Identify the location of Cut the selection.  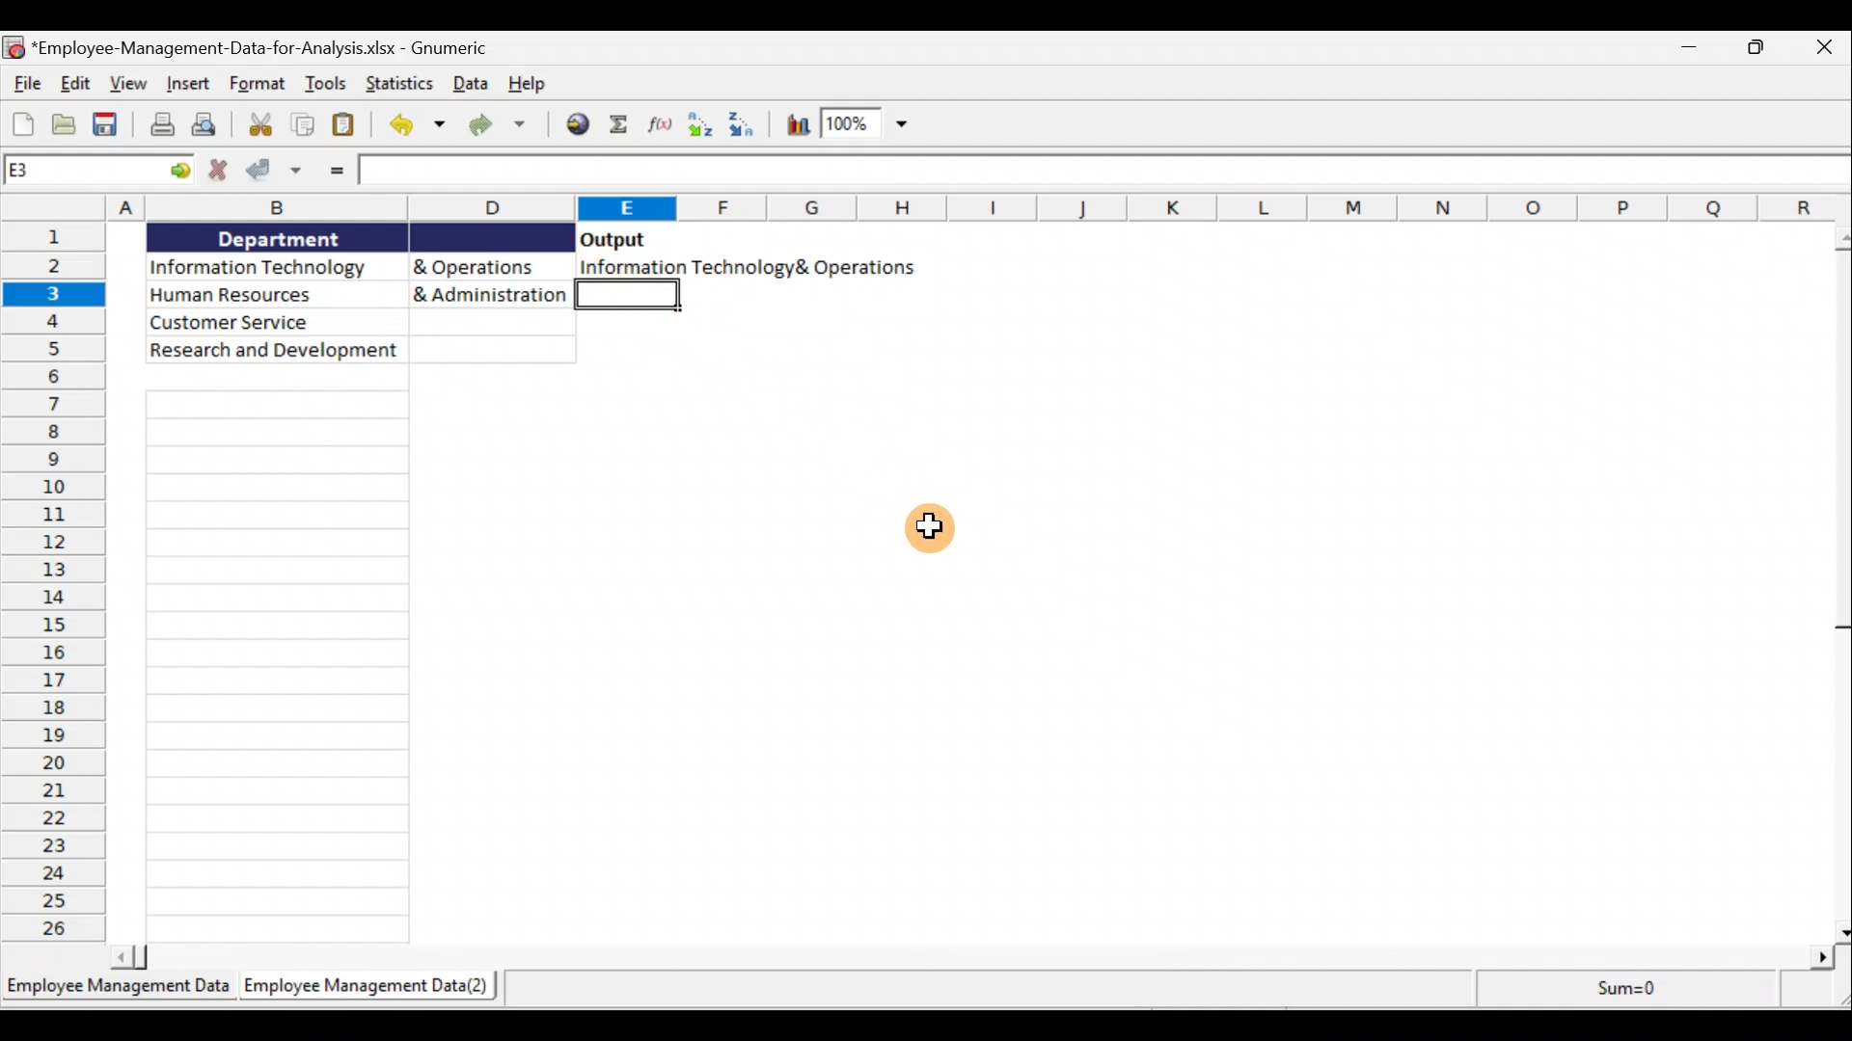
(264, 126).